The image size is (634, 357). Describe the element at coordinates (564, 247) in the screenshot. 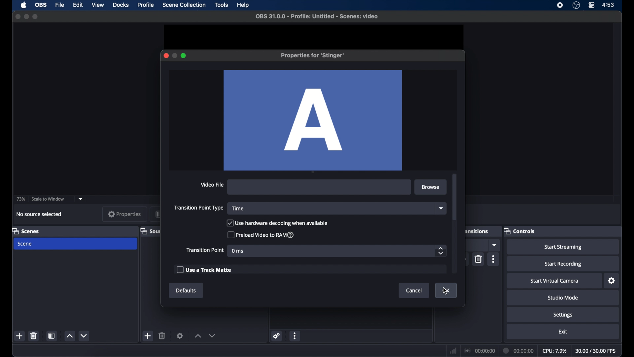

I see `start streaming` at that location.